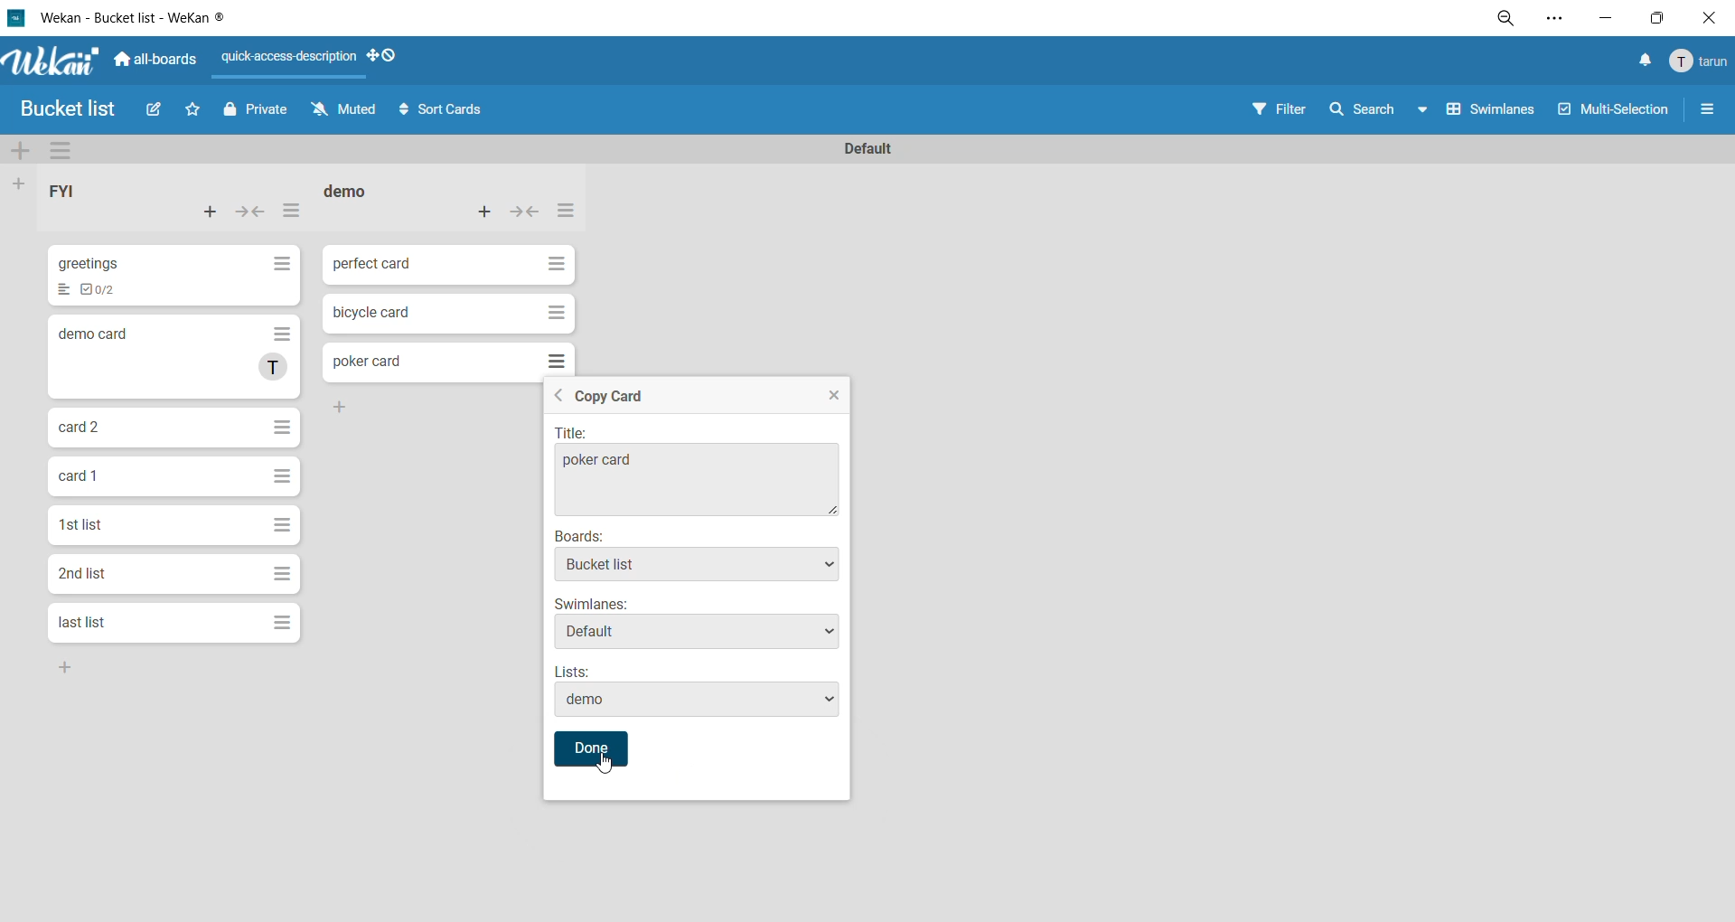 This screenshot has height=922, width=1735. What do you see at coordinates (341, 406) in the screenshot?
I see `Add Button` at bounding box center [341, 406].